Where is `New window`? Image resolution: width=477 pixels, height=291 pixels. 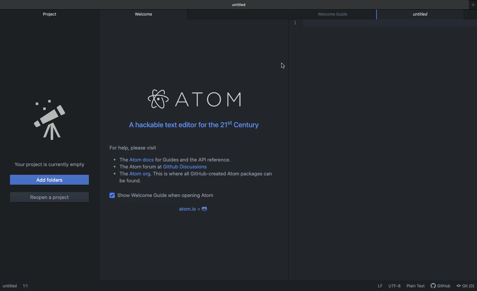 New window is located at coordinates (472, 8).